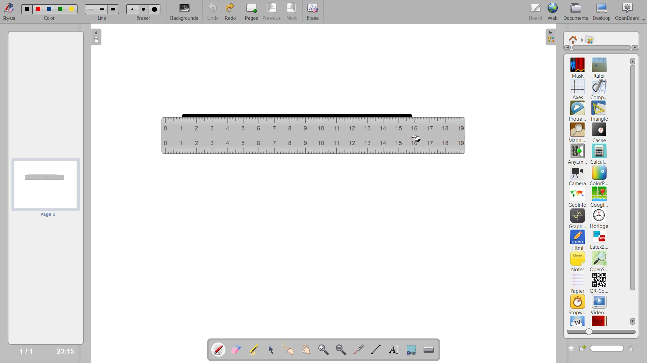 The image size is (647, 363). Describe the element at coordinates (577, 283) in the screenshot. I see `papier` at that location.